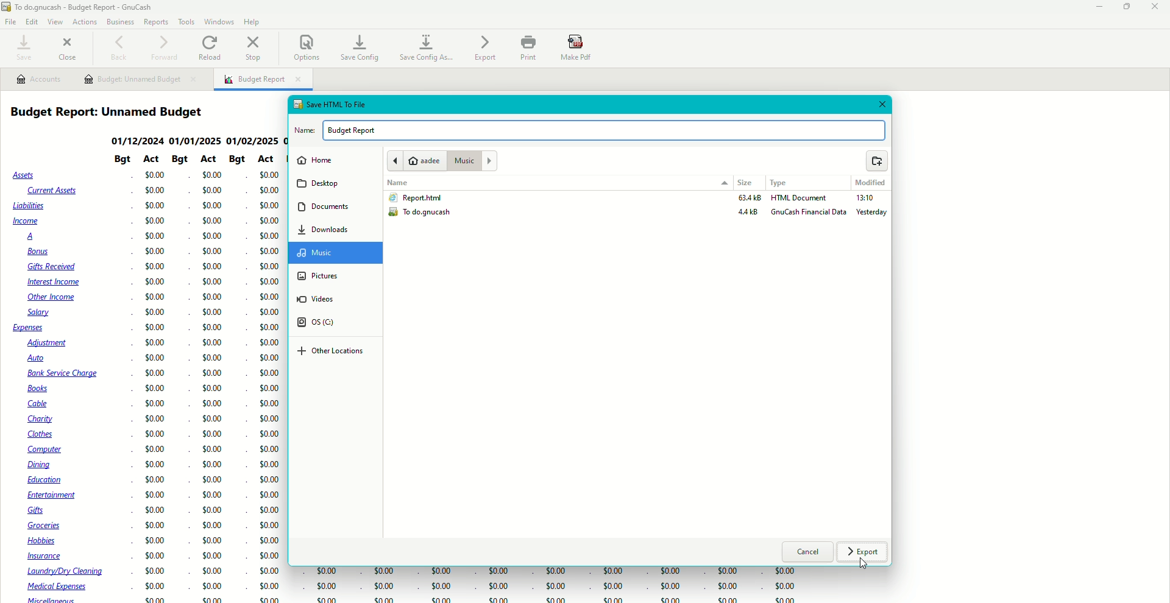 This screenshot has height=603, width=1170. What do you see at coordinates (84, 21) in the screenshot?
I see `Actions` at bounding box center [84, 21].